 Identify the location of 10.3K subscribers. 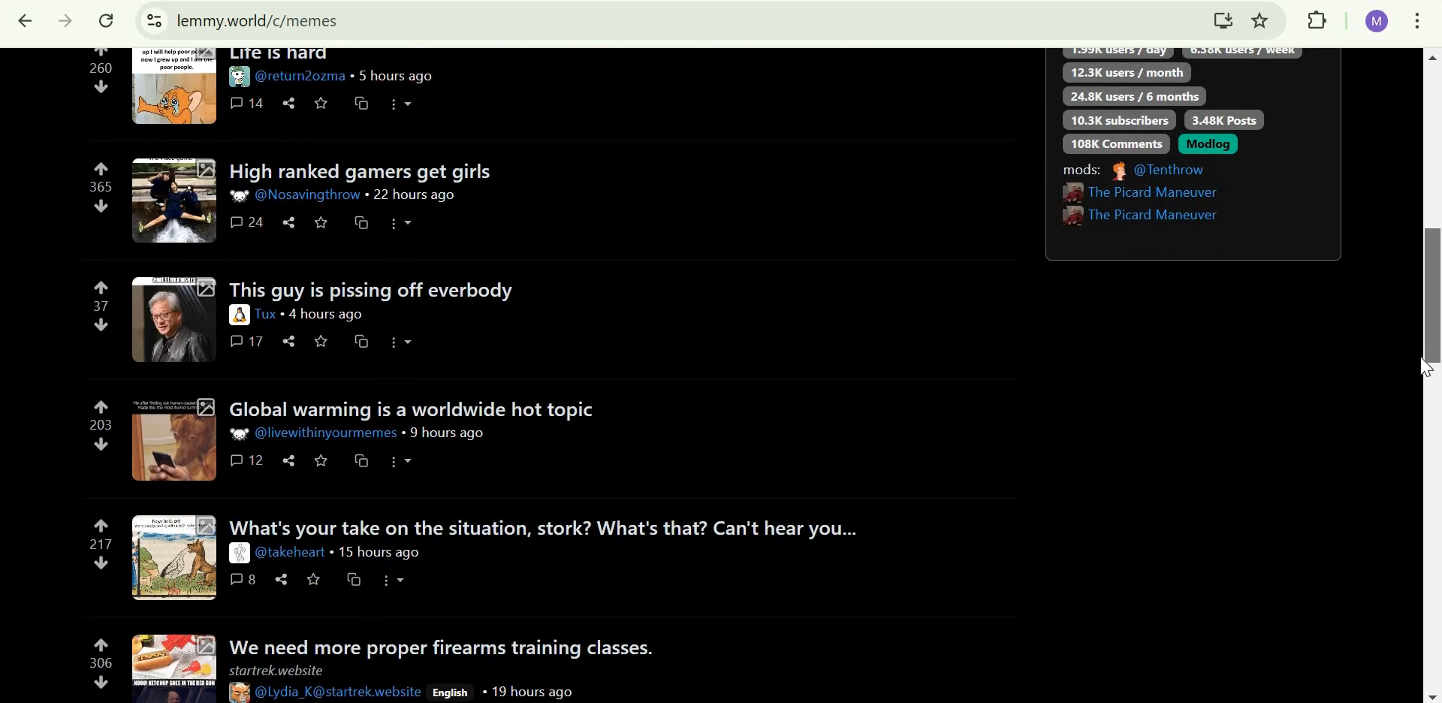
(1120, 120).